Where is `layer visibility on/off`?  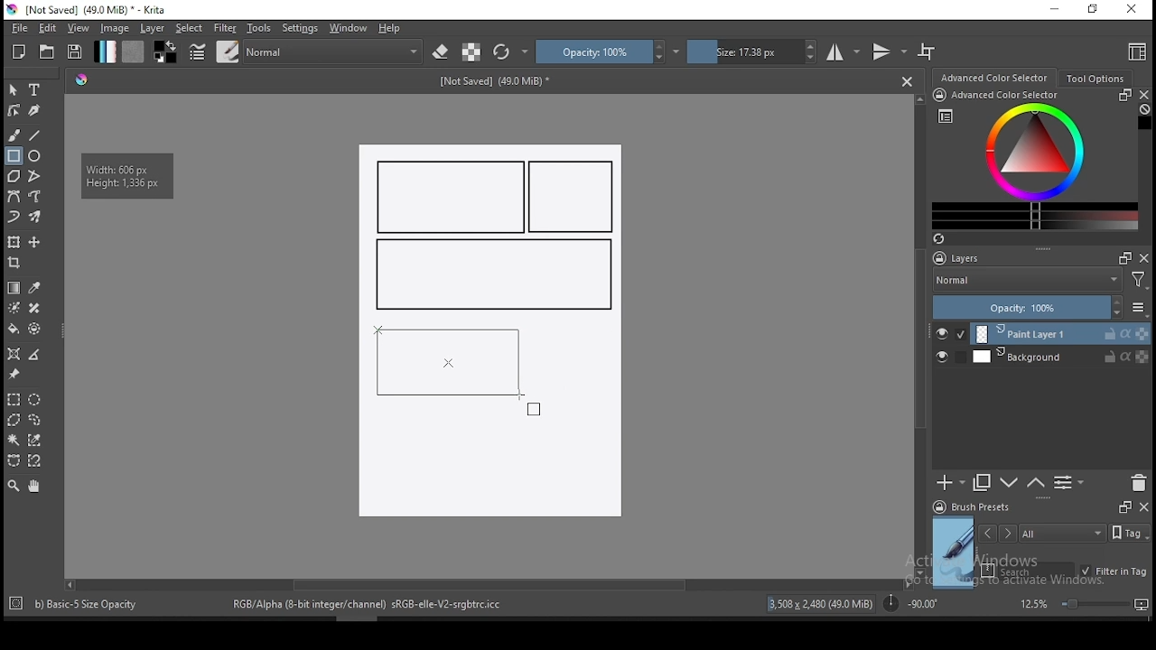 layer visibility on/off is located at coordinates (946, 358).